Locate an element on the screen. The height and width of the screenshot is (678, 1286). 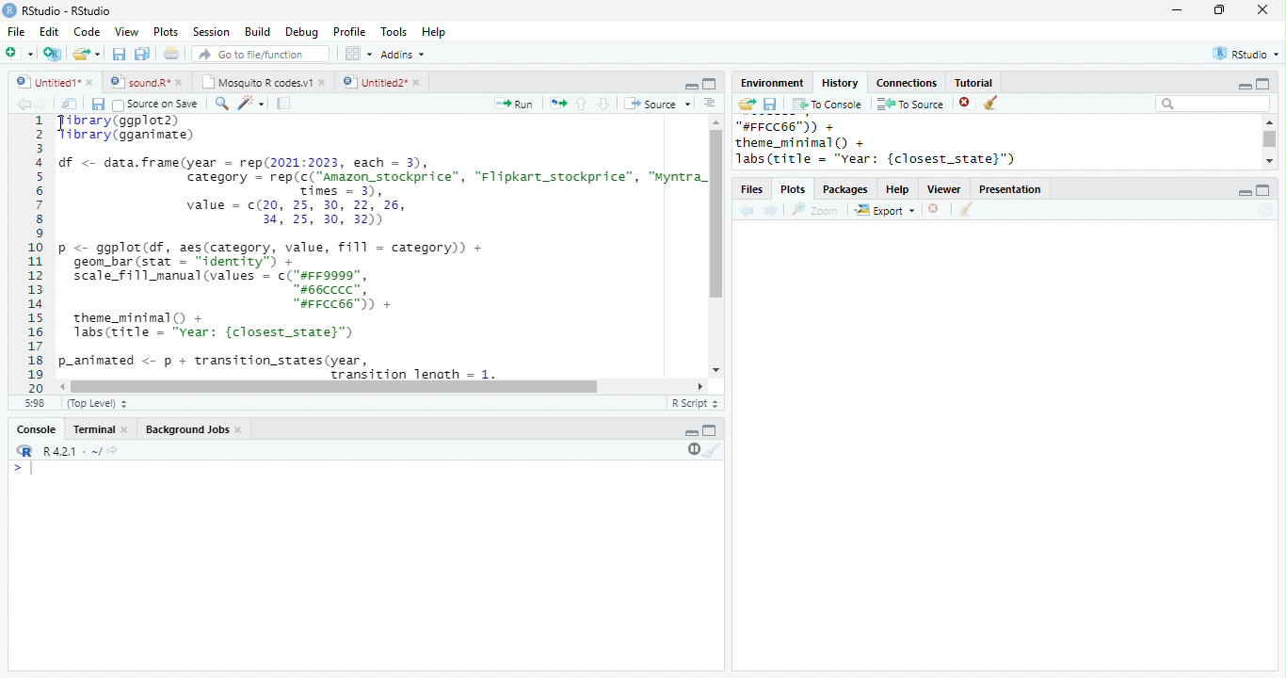
options is located at coordinates (708, 103).